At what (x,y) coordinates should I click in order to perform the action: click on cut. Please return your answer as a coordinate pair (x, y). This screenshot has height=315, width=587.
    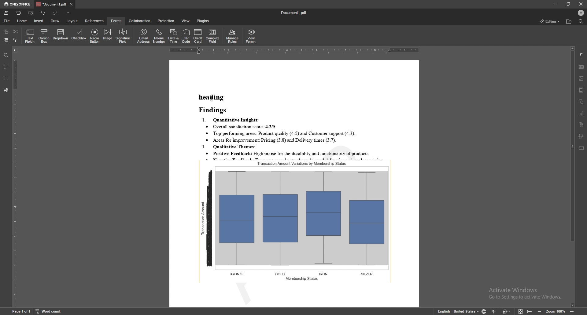
    Looking at the image, I should click on (16, 31).